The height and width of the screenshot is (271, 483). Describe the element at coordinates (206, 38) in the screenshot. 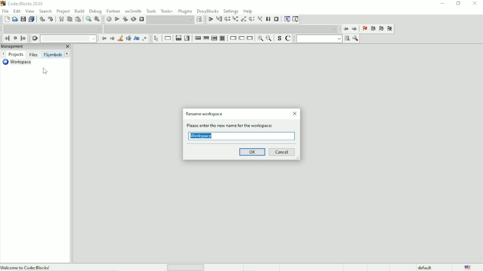

I see `Exit condition loop` at that location.